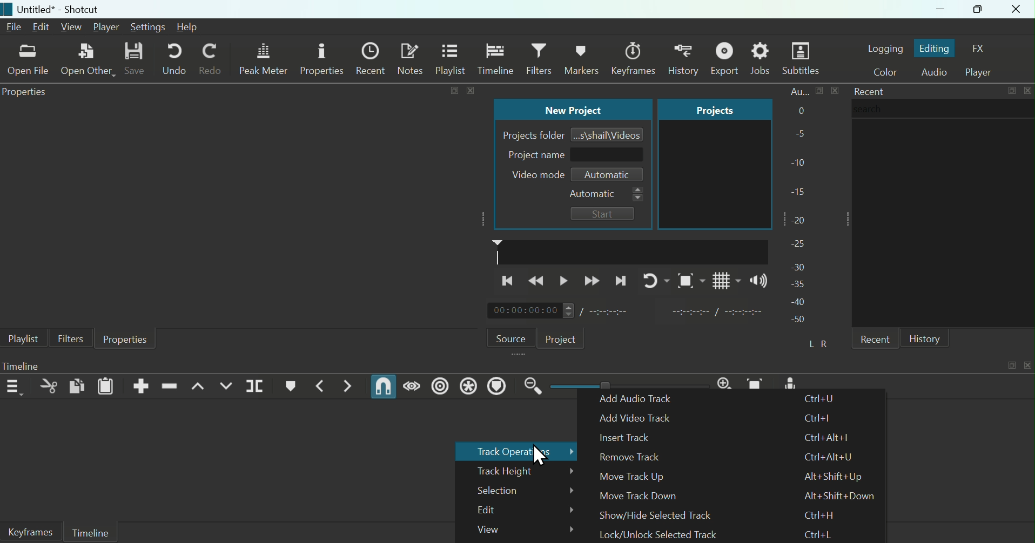  What do you see at coordinates (796, 283) in the screenshot?
I see `-35` at bounding box center [796, 283].